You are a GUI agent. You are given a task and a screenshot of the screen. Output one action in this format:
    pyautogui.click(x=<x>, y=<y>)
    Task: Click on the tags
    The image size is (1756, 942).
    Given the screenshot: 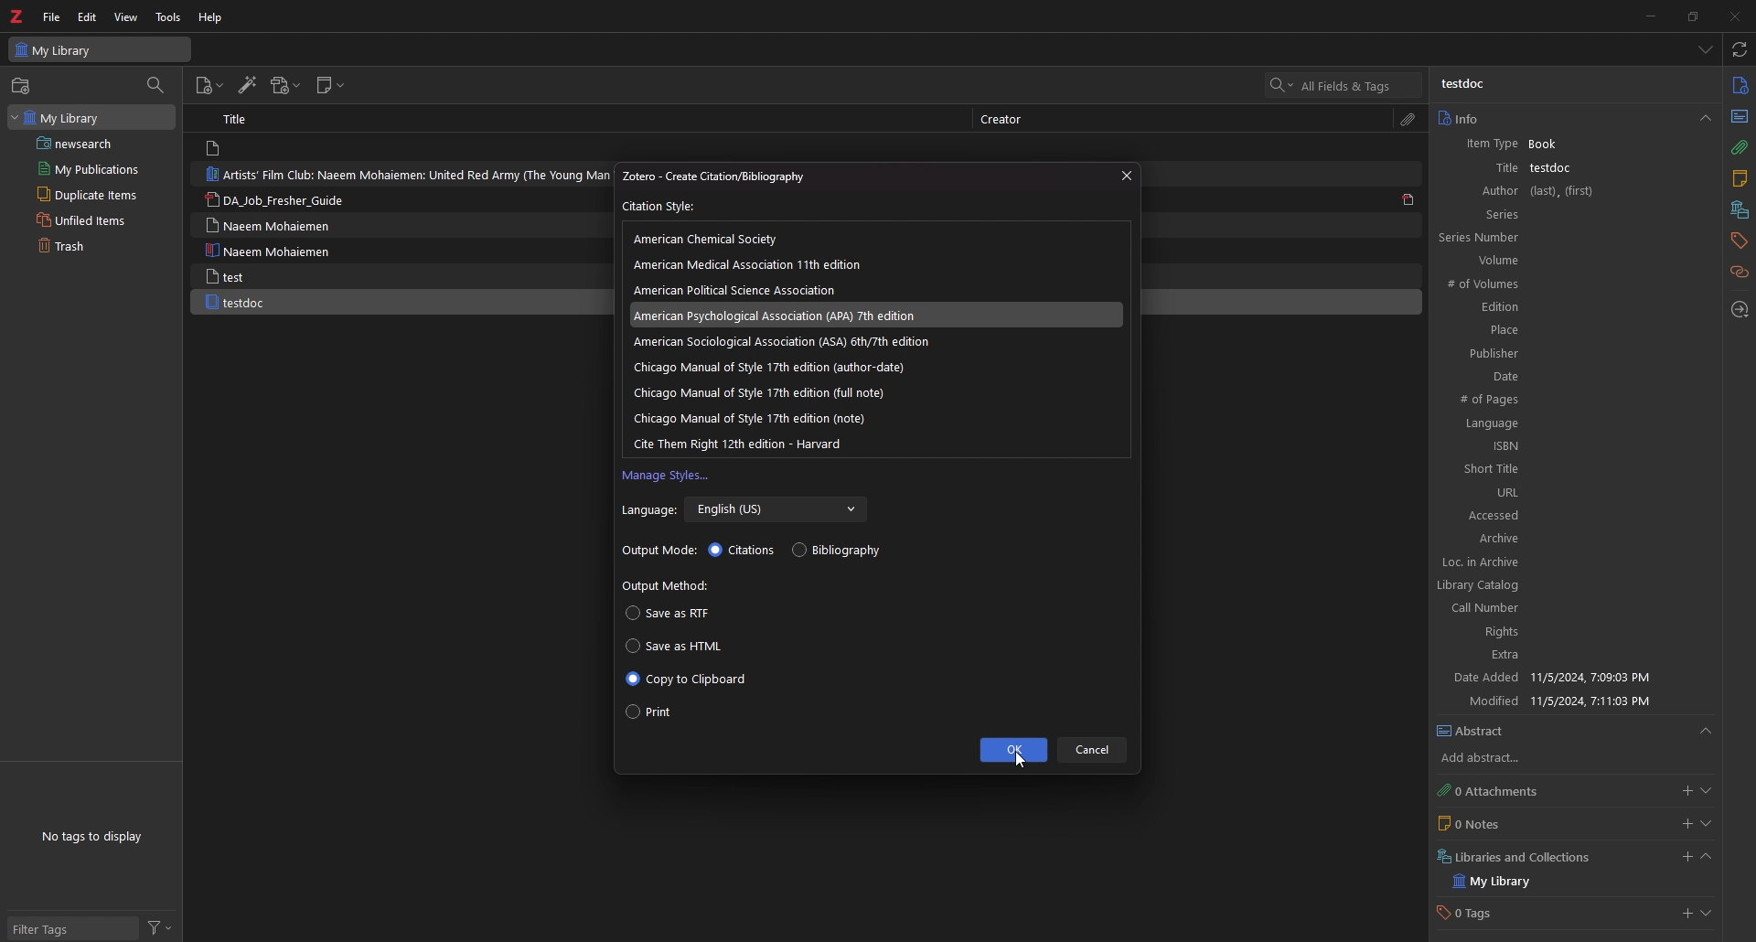 What is the action you would take?
    pyautogui.click(x=1738, y=241)
    